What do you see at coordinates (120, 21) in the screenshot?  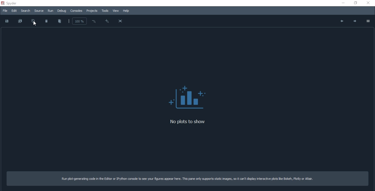 I see `fullscreen` at bounding box center [120, 21].